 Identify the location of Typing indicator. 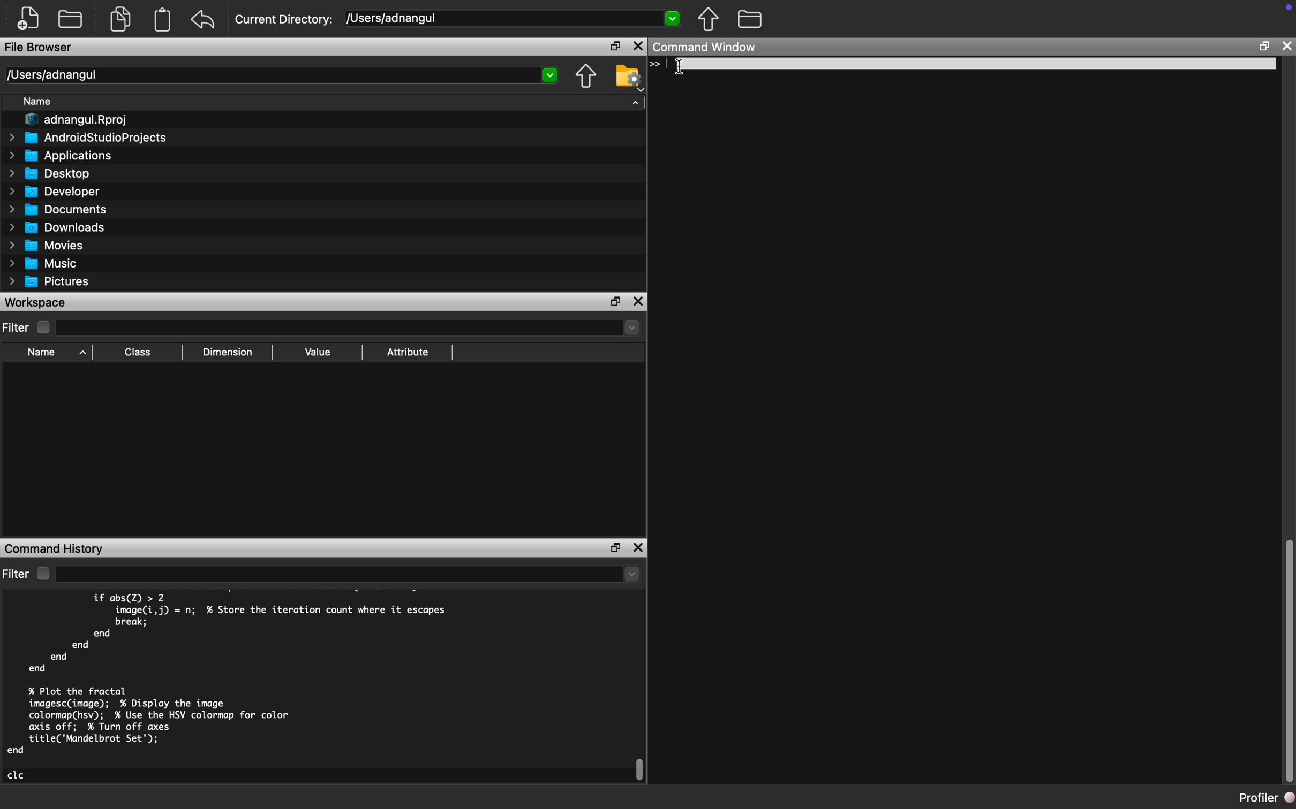
(661, 65).